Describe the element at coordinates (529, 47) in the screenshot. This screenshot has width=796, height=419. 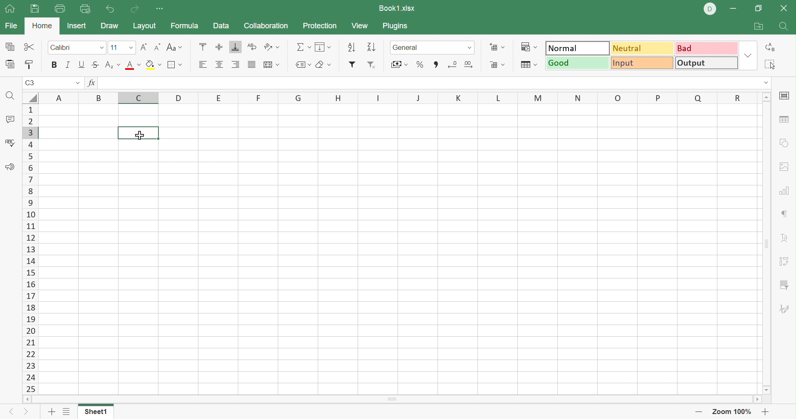
I see `Conditional formatting` at that location.